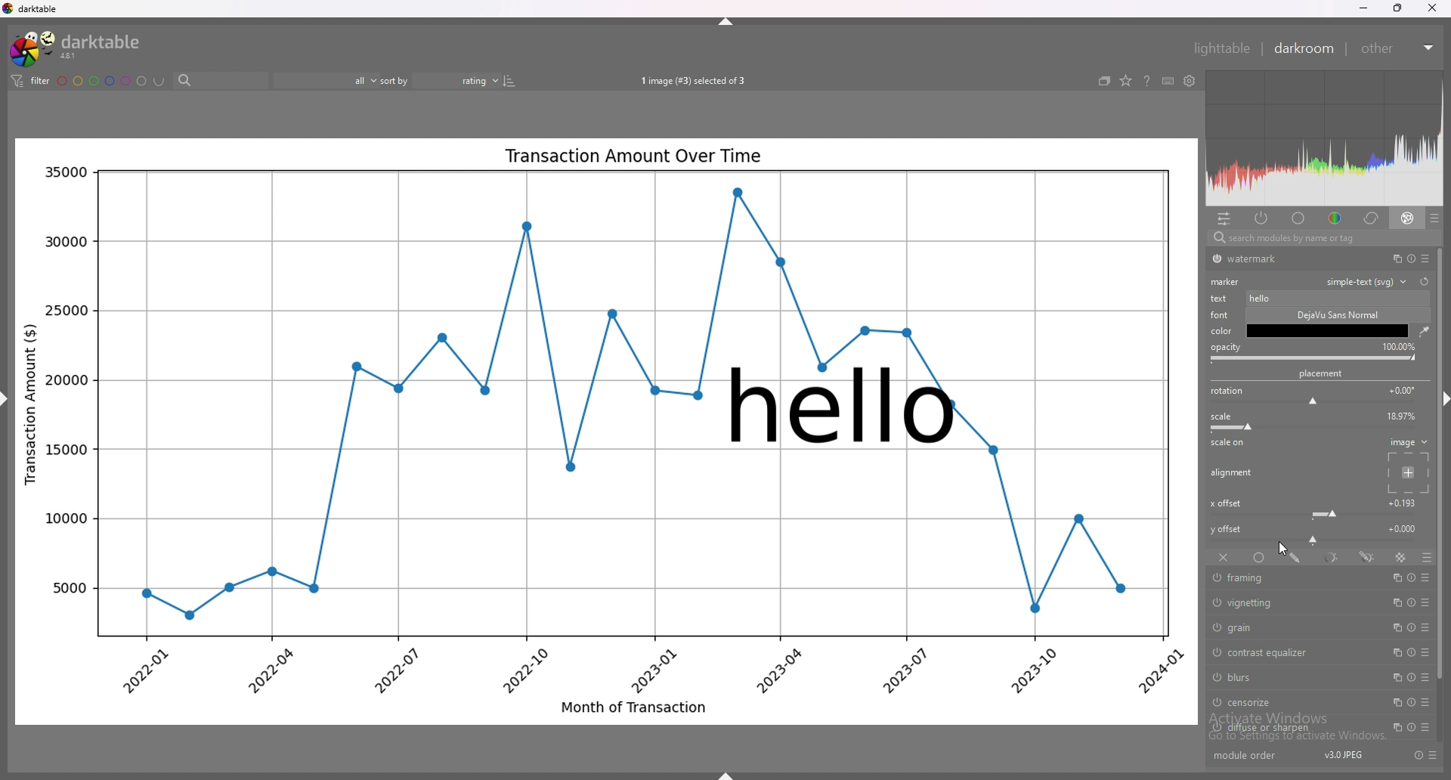  I want to click on multiple instances action, so click(1392, 728).